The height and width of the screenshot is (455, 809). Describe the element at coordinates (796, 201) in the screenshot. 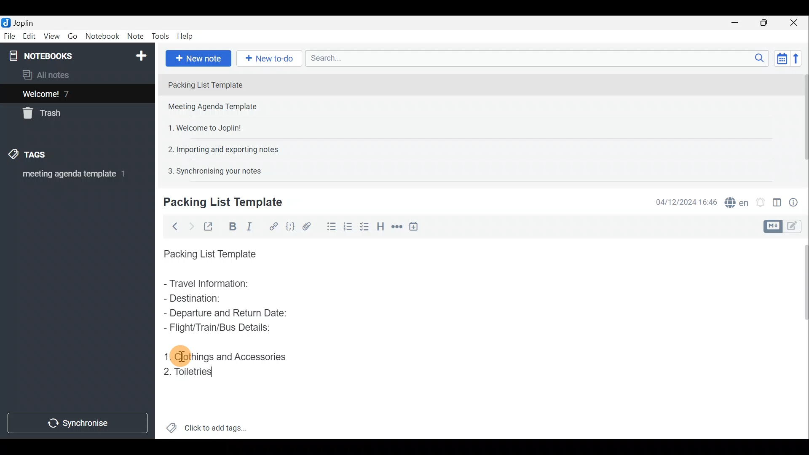

I see `Note properties` at that location.